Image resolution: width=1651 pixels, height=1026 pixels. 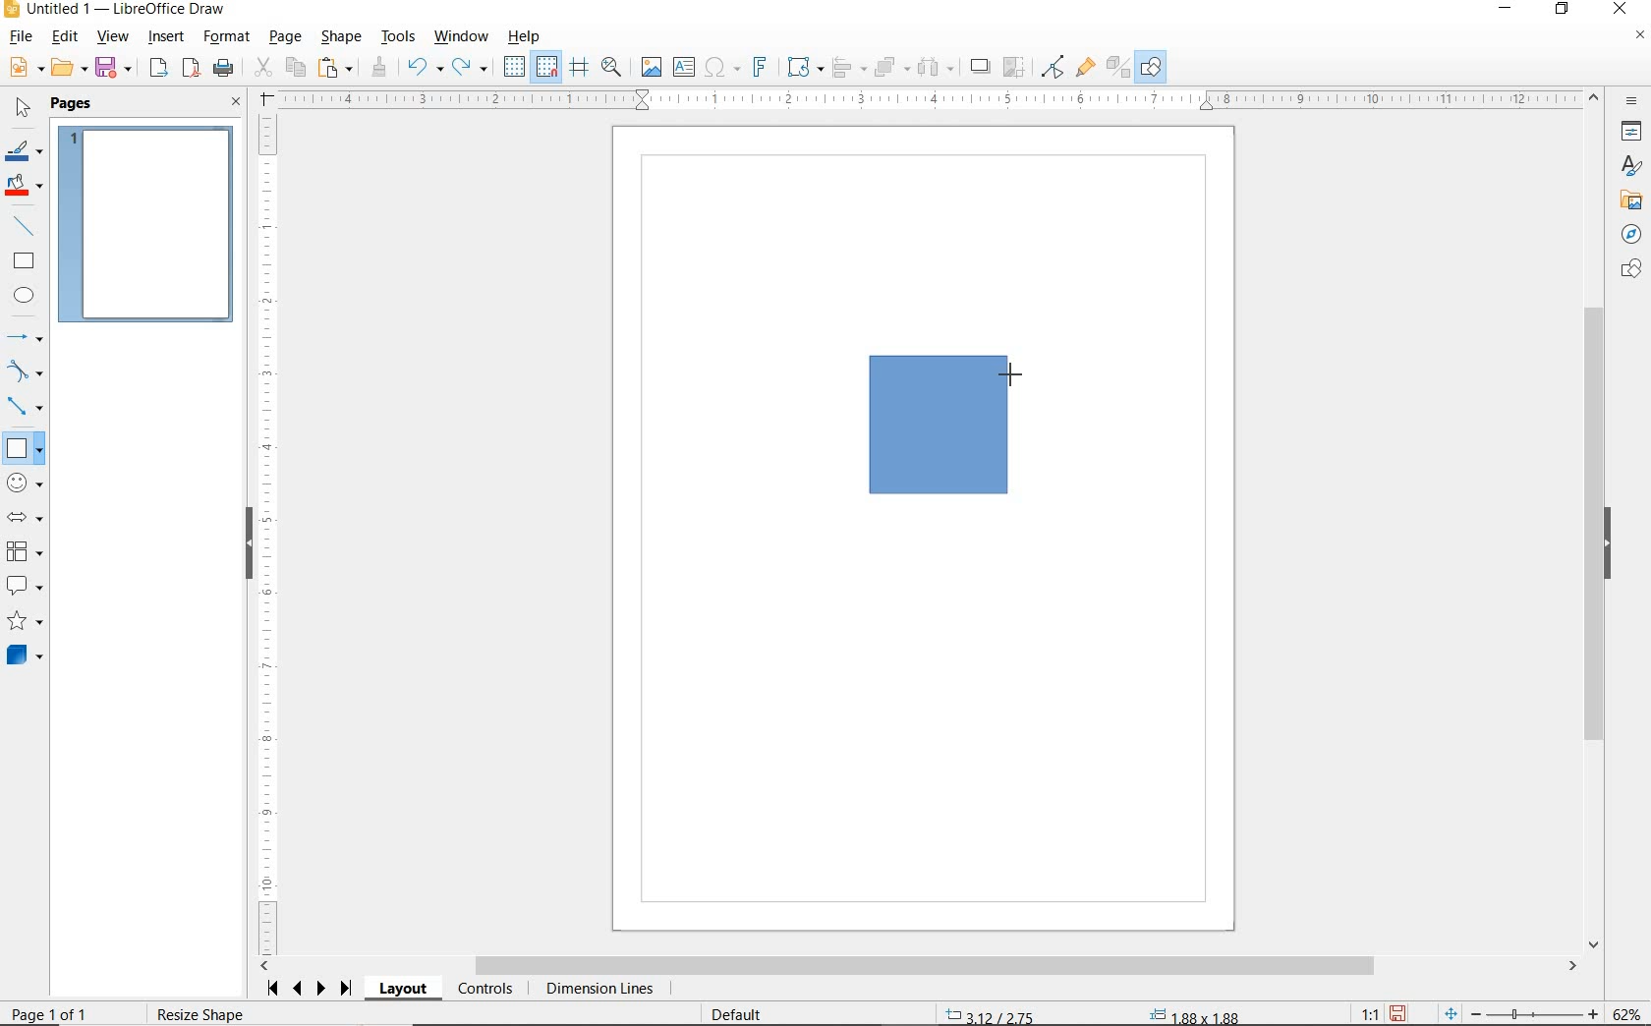 I want to click on EDIT, so click(x=65, y=36).